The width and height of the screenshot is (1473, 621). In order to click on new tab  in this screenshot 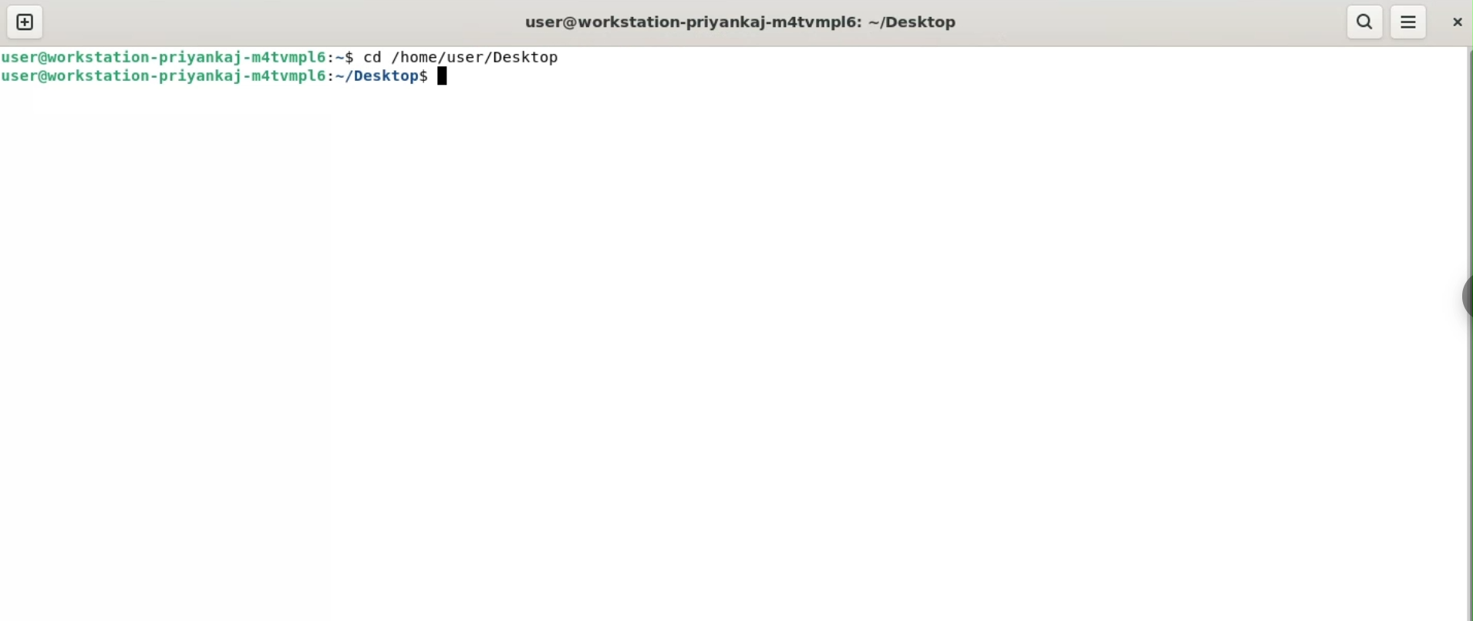, I will do `click(25, 22)`.